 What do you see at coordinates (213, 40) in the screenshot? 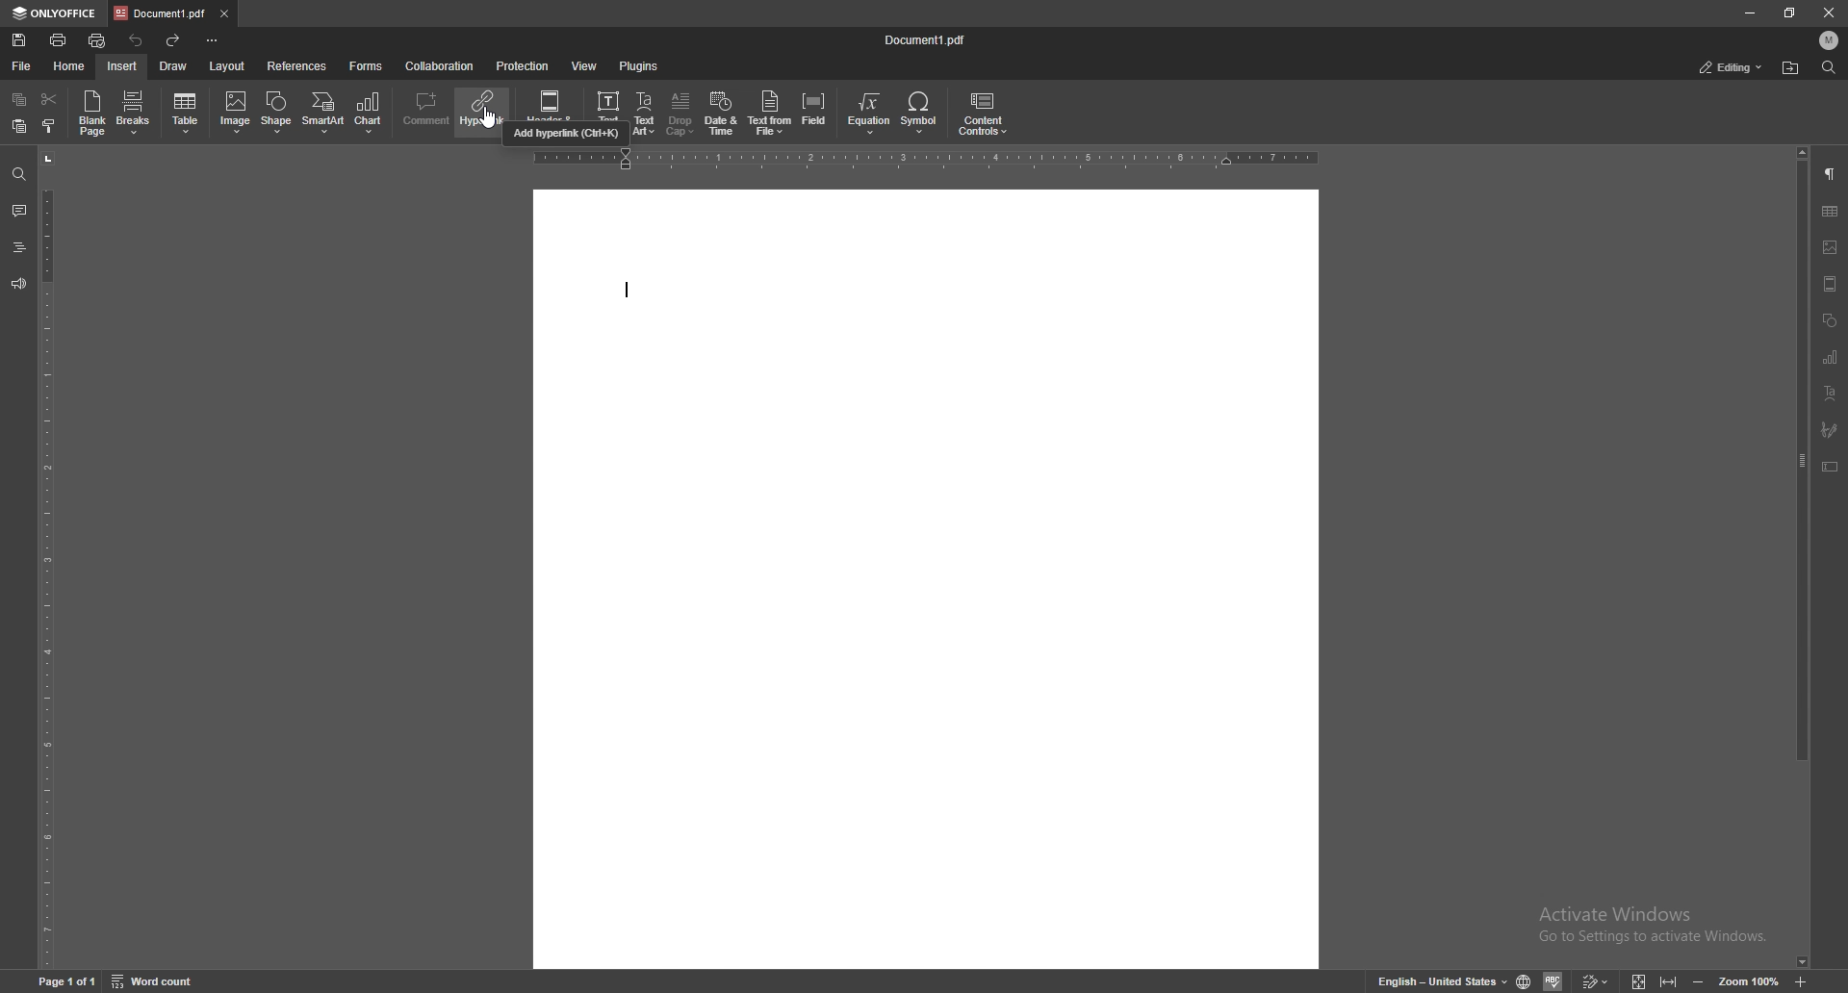
I see `configure toolbar` at bounding box center [213, 40].